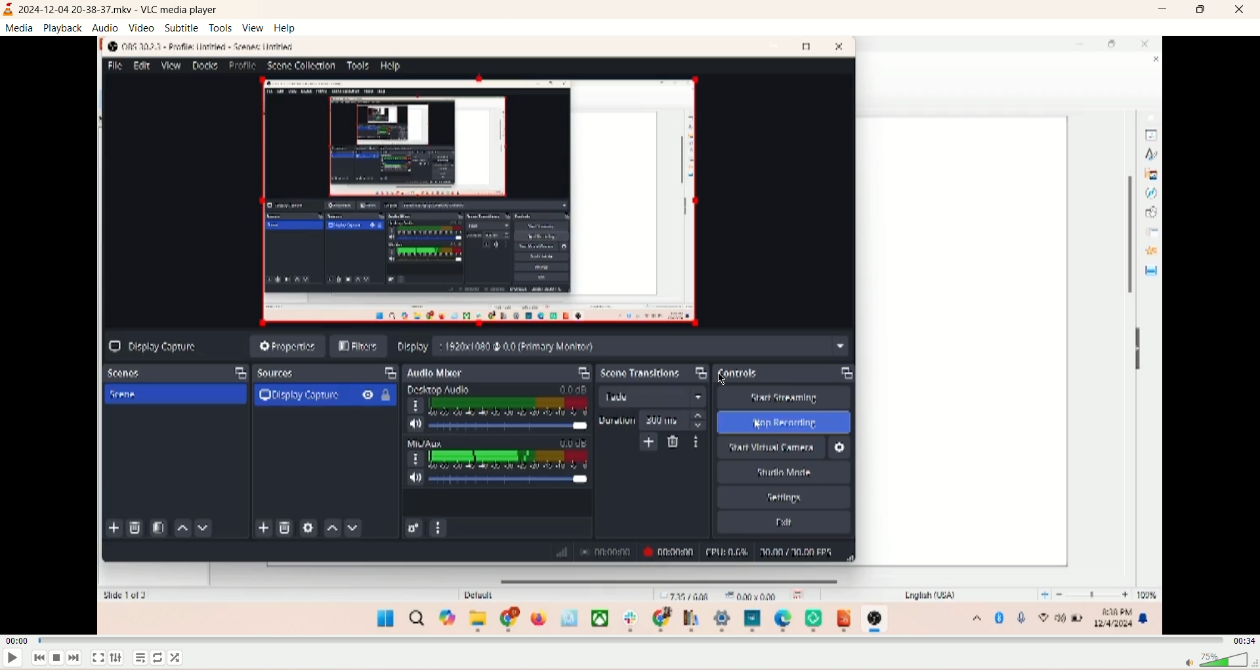 The width and height of the screenshot is (1260, 670). Describe the element at coordinates (58, 658) in the screenshot. I see `stop` at that location.